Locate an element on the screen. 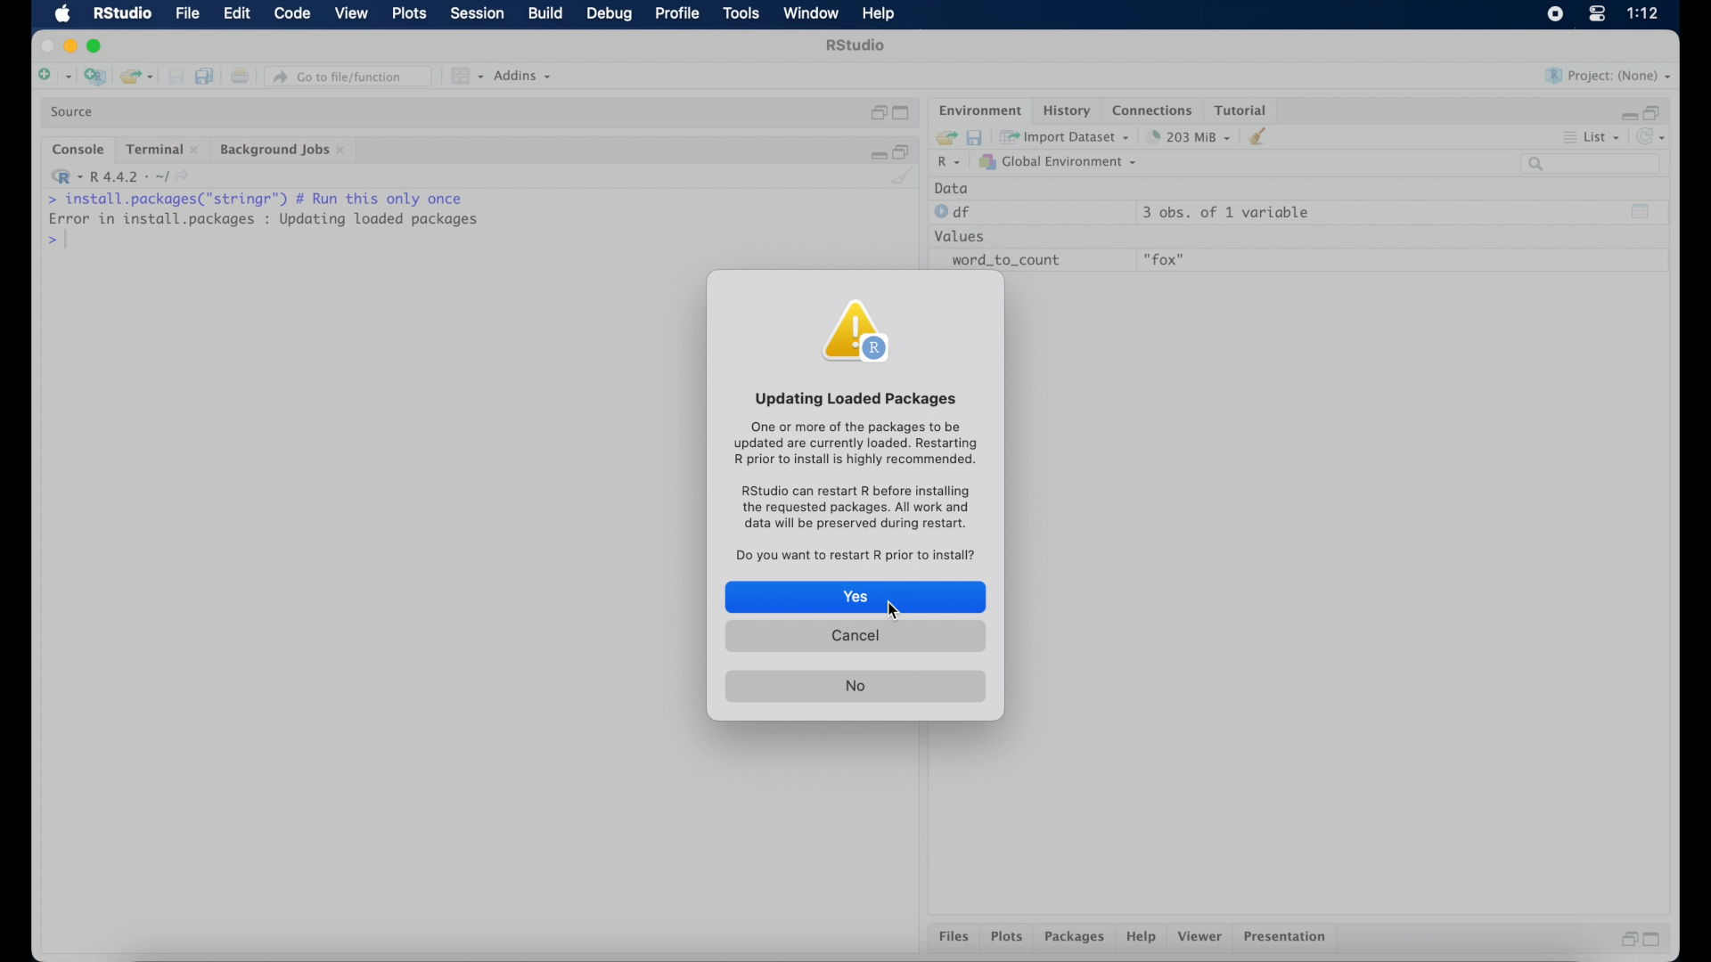 This screenshot has height=962, width=1711. df is located at coordinates (955, 212).